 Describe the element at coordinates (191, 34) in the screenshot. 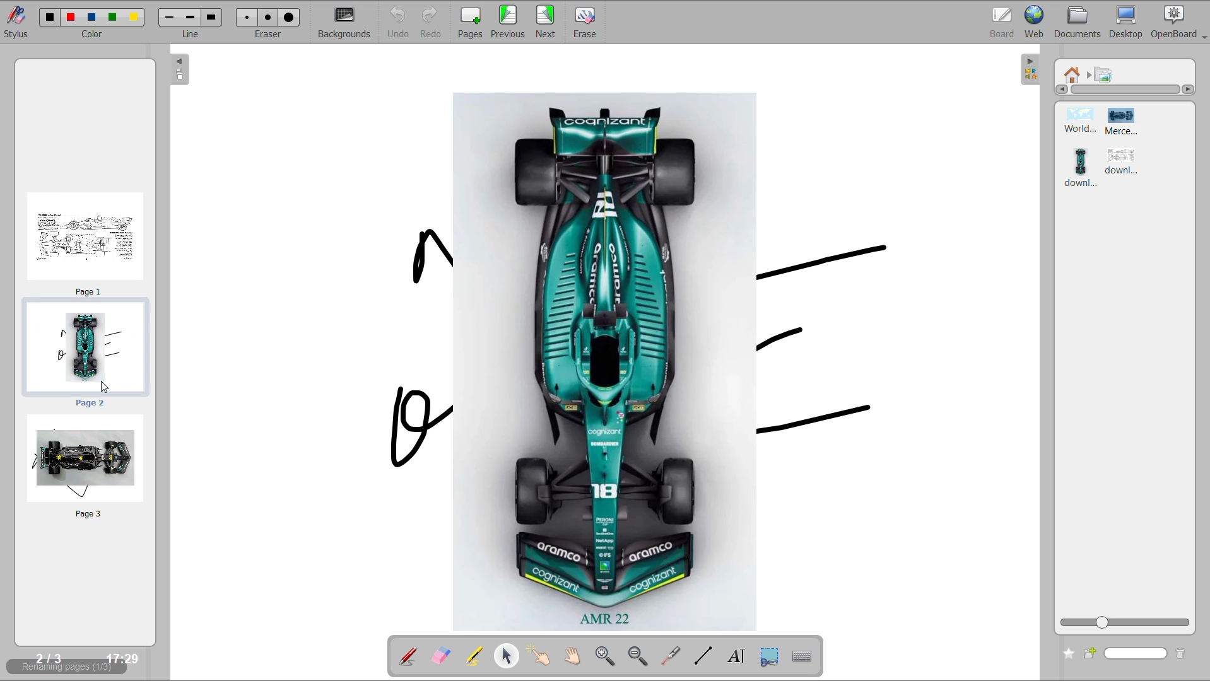

I see `line` at that location.